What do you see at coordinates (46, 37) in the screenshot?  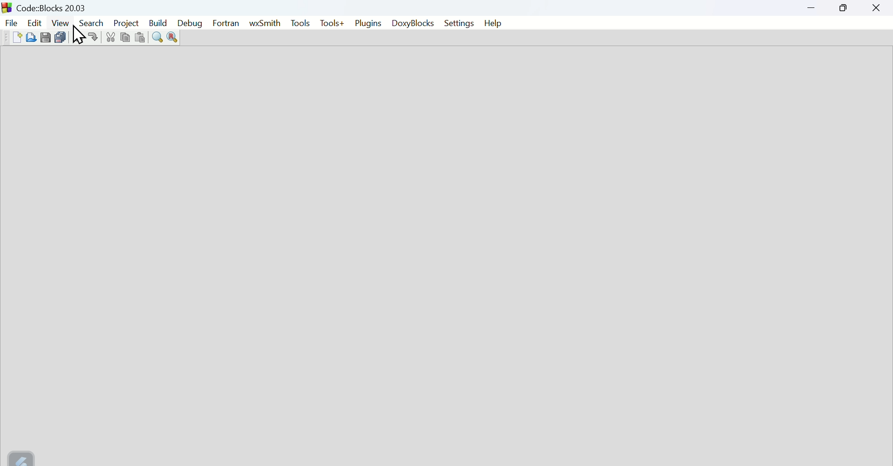 I see `Save file` at bounding box center [46, 37].